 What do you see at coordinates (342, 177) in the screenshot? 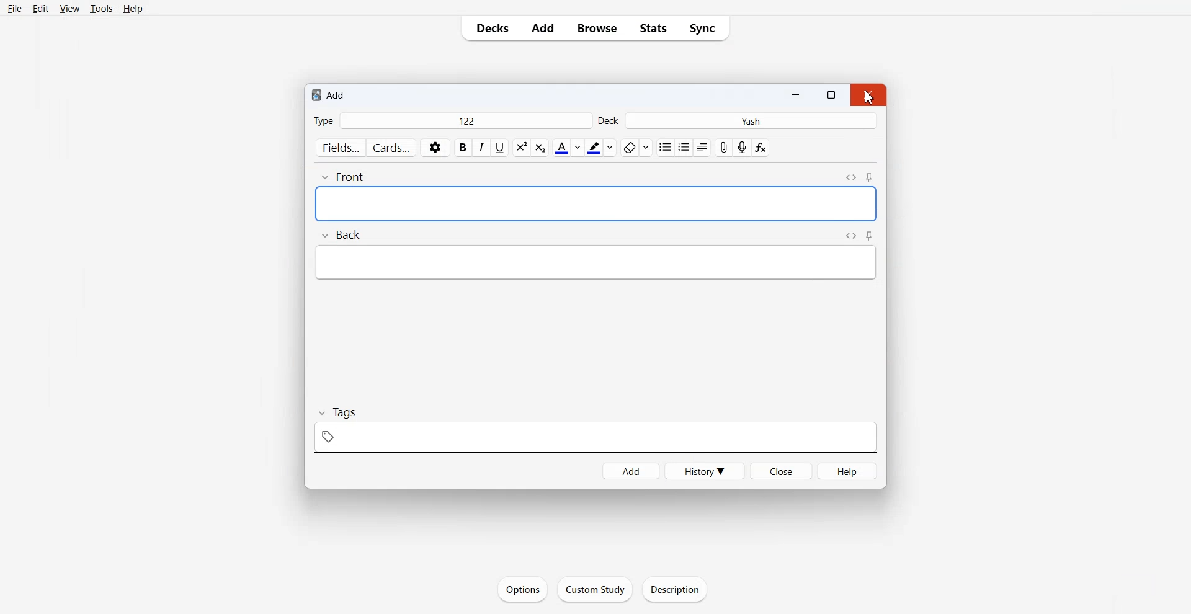
I see `Front` at bounding box center [342, 177].